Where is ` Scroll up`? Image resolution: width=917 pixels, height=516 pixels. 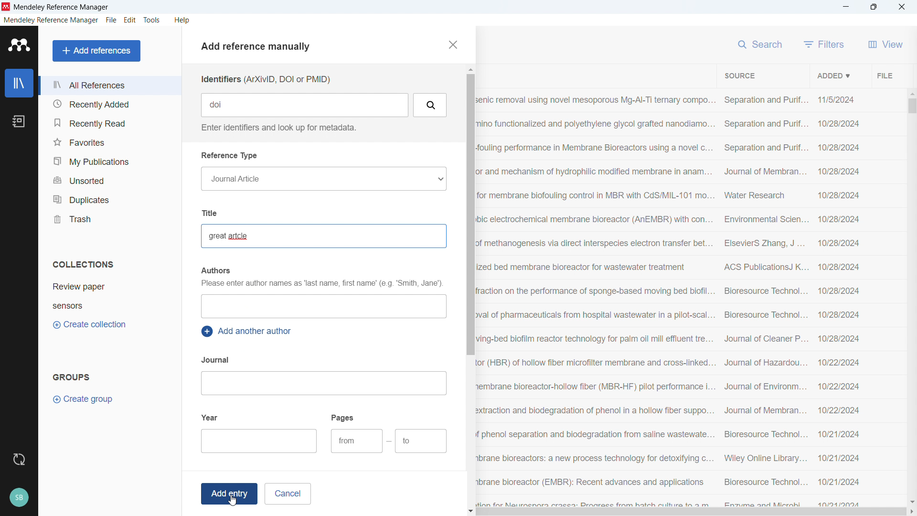  Scroll up is located at coordinates (469, 69).